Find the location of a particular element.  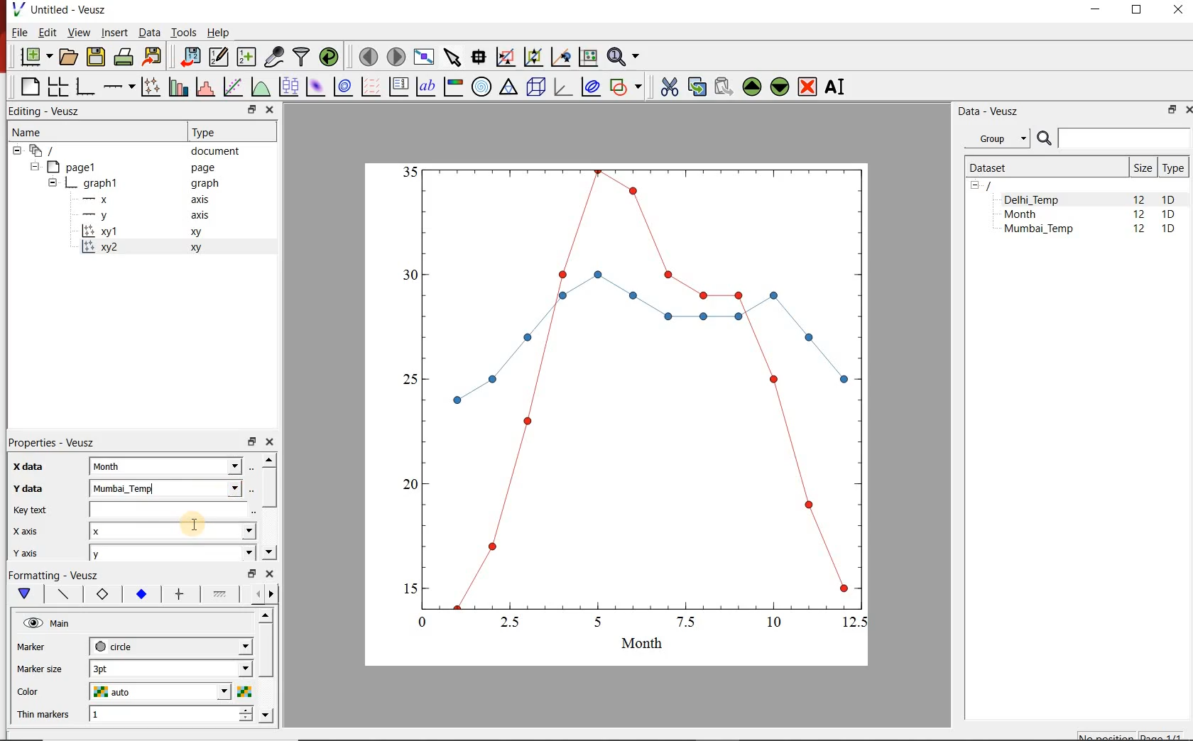

Mumbai_Temp is located at coordinates (1038, 230).